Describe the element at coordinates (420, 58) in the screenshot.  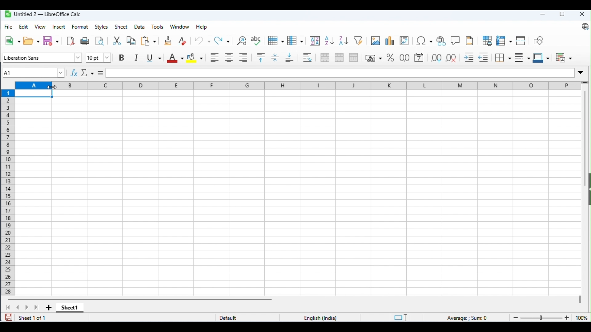
I see `format as date` at that location.